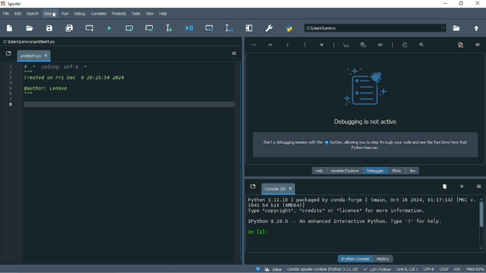 This screenshot has height=273, width=486. I want to click on File name tab, so click(34, 56).